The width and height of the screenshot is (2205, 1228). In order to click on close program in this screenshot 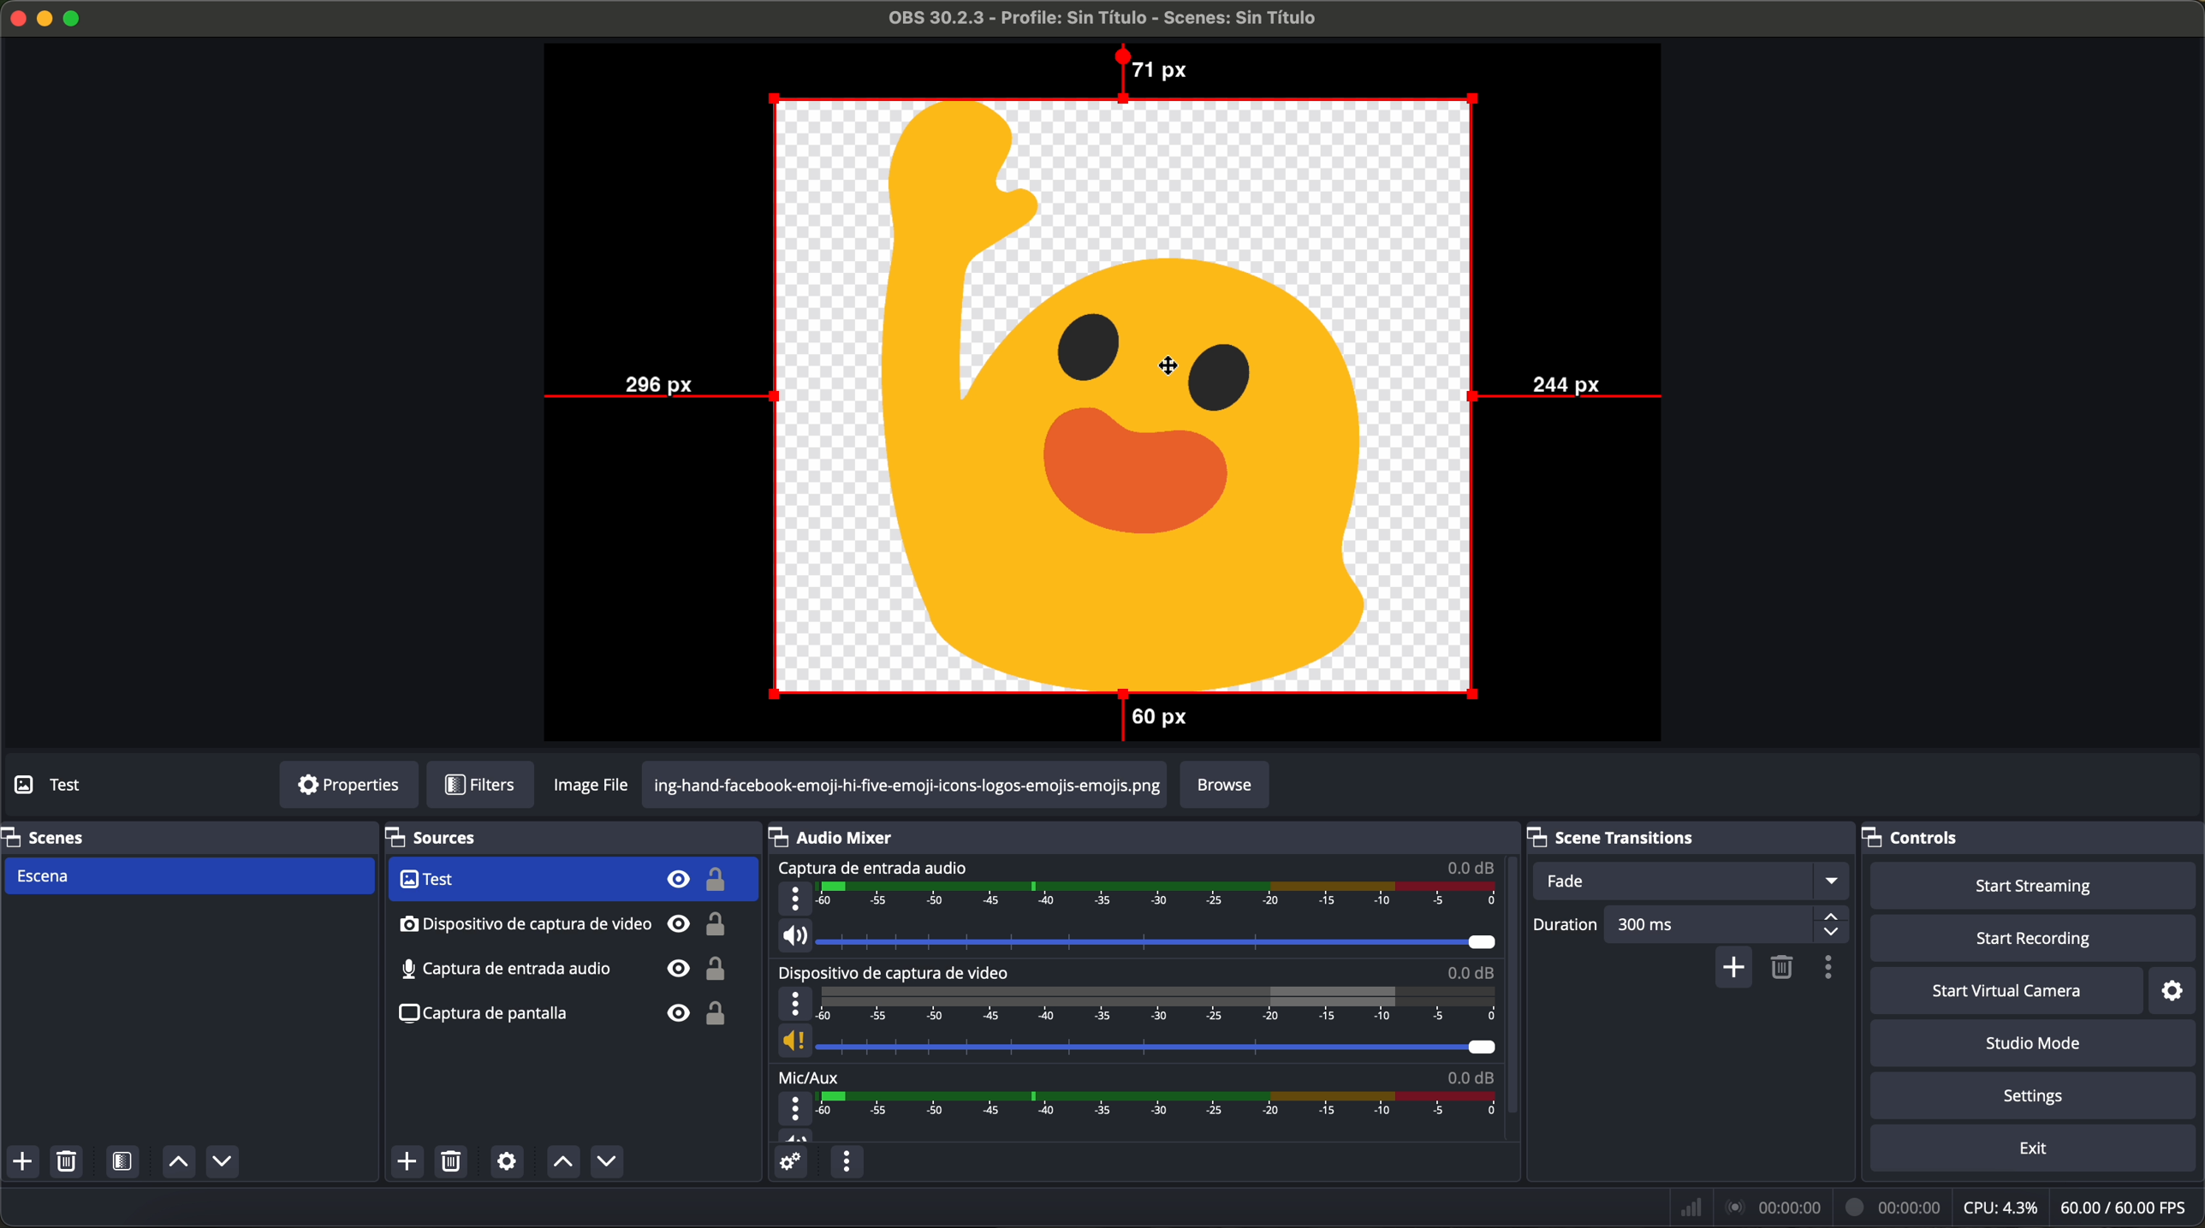, I will do `click(15, 16)`.